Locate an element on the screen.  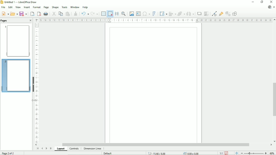
Zoom factor is located at coordinates (272, 153).